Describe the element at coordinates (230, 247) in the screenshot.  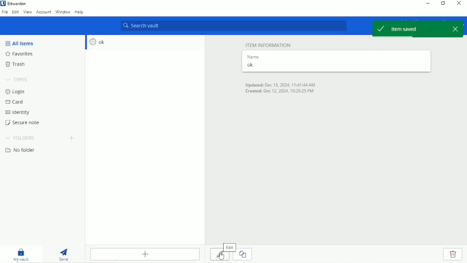
I see `Edit` at that location.